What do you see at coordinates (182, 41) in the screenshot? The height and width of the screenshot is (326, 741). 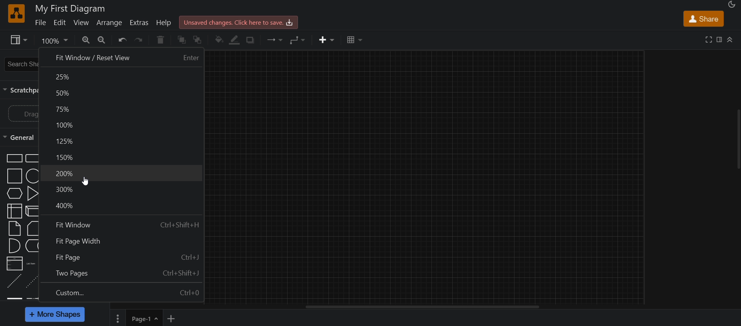 I see `to front` at bounding box center [182, 41].